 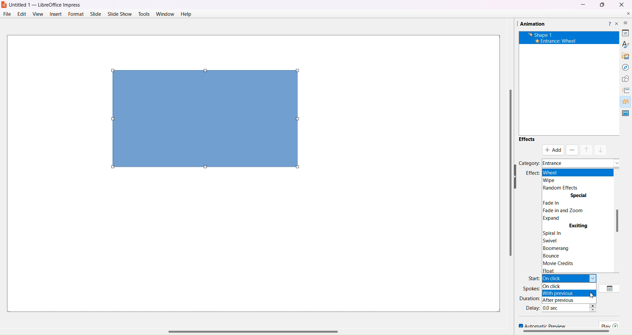 I want to click on Animation, so click(x=530, y=24).